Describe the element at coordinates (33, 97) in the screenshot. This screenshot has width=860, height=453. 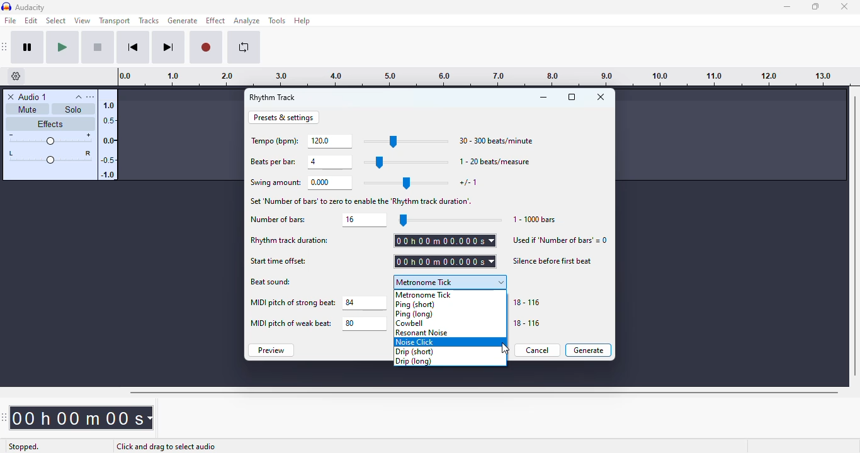
I see `audio 1` at that location.